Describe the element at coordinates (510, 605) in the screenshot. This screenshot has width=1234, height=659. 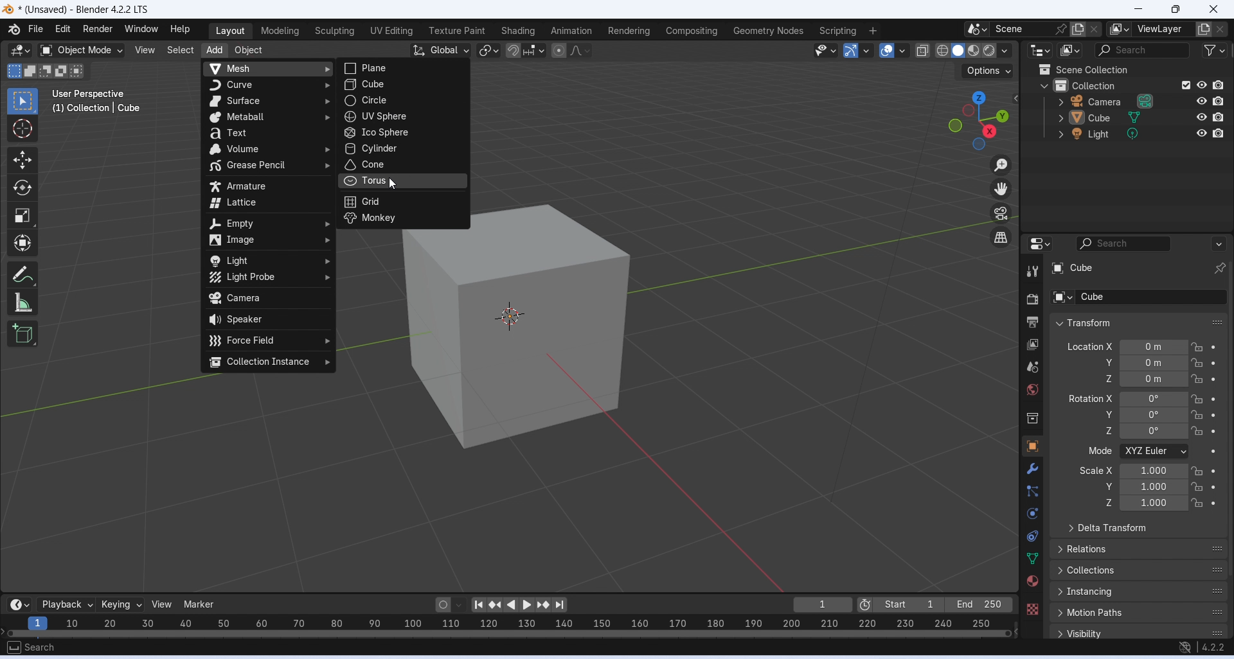
I see `Play animation` at that location.